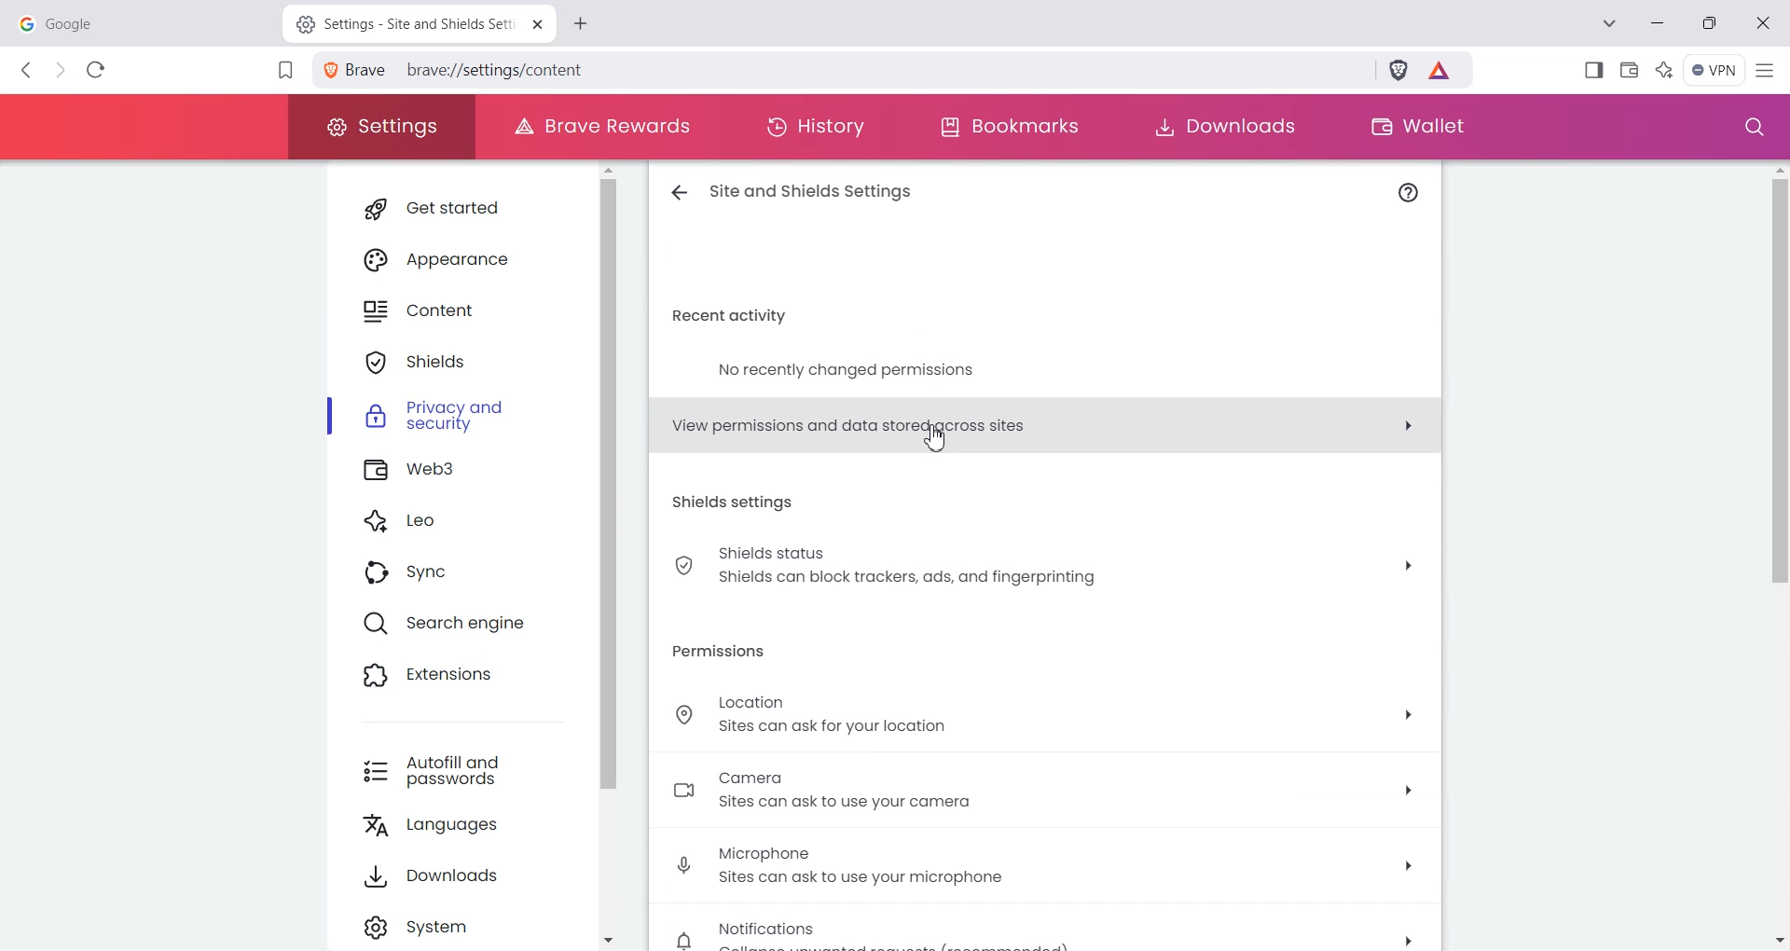 This screenshot has height=951, width=1790. What do you see at coordinates (458, 208) in the screenshot?
I see `Get started` at bounding box center [458, 208].